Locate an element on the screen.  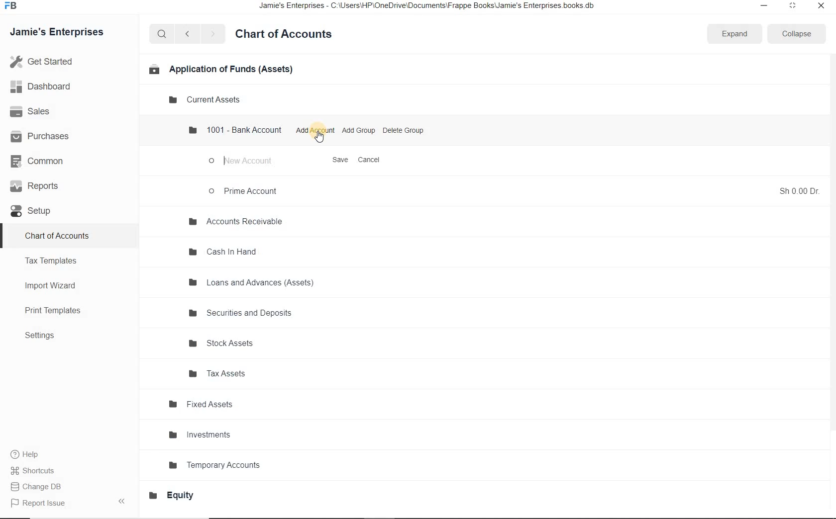
Shortcuts is located at coordinates (34, 471).